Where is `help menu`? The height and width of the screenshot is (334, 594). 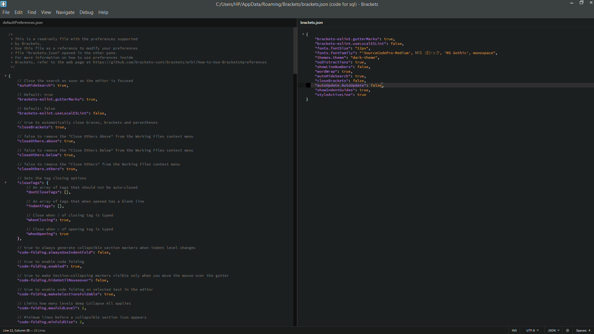 help menu is located at coordinates (104, 12).